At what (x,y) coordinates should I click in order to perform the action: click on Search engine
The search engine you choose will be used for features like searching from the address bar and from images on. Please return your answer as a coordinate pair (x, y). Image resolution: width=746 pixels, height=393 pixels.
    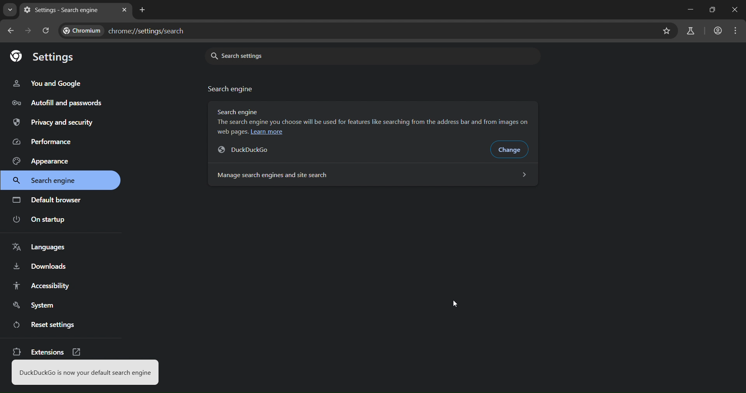
    Looking at the image, I should click on (376, 117).